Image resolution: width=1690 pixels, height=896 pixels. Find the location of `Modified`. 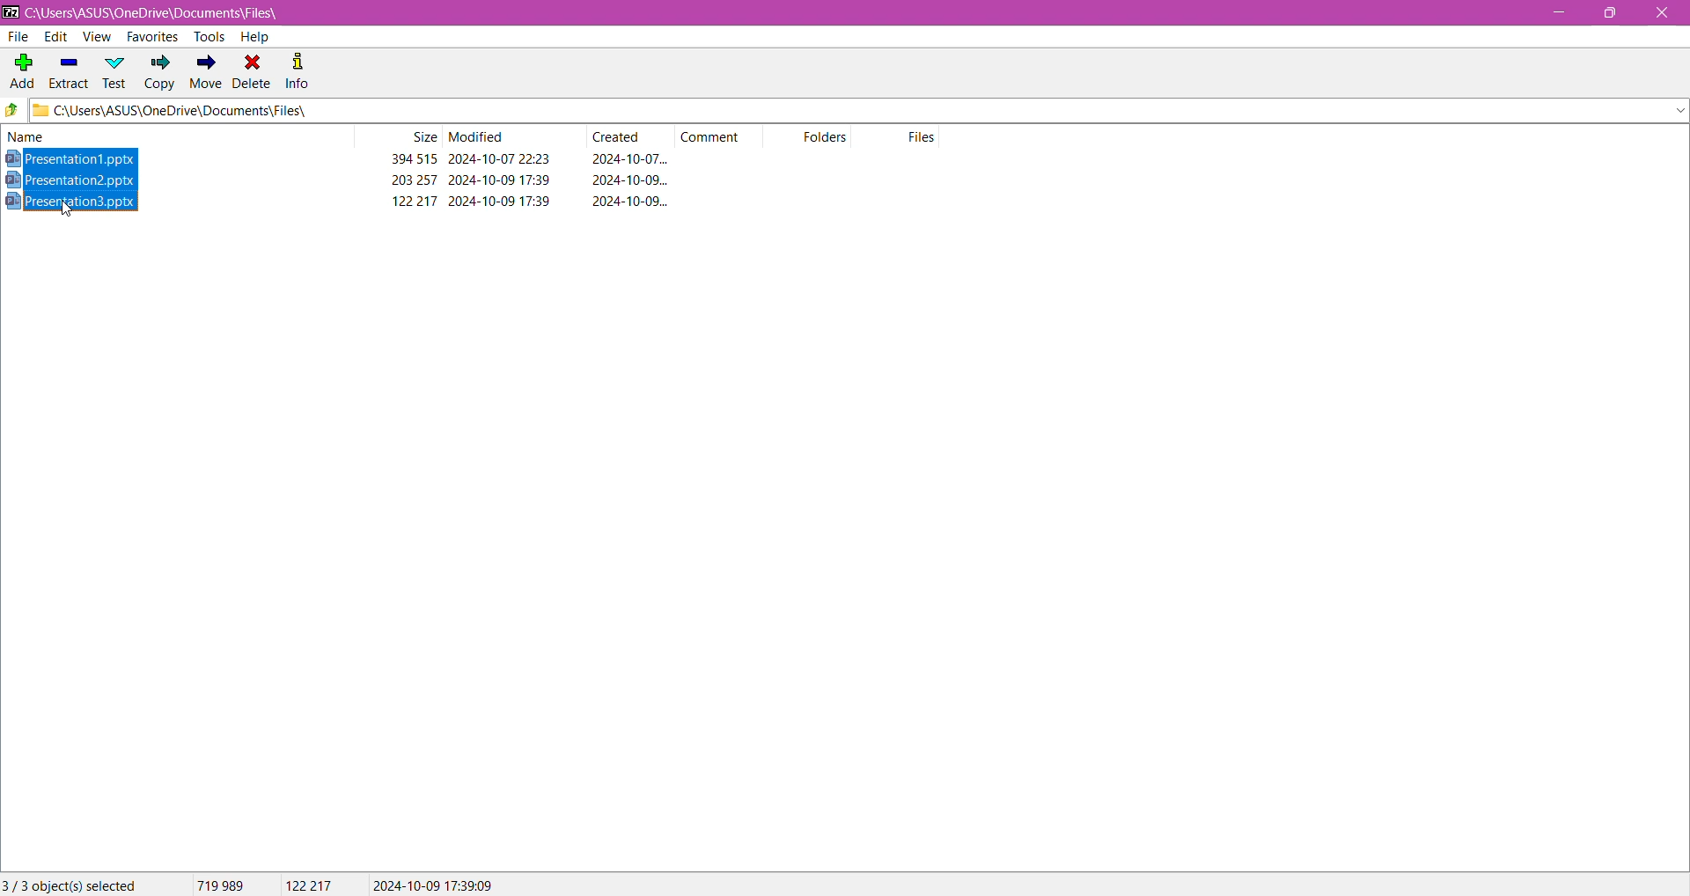

Modified is located at coordinates (478, 137).